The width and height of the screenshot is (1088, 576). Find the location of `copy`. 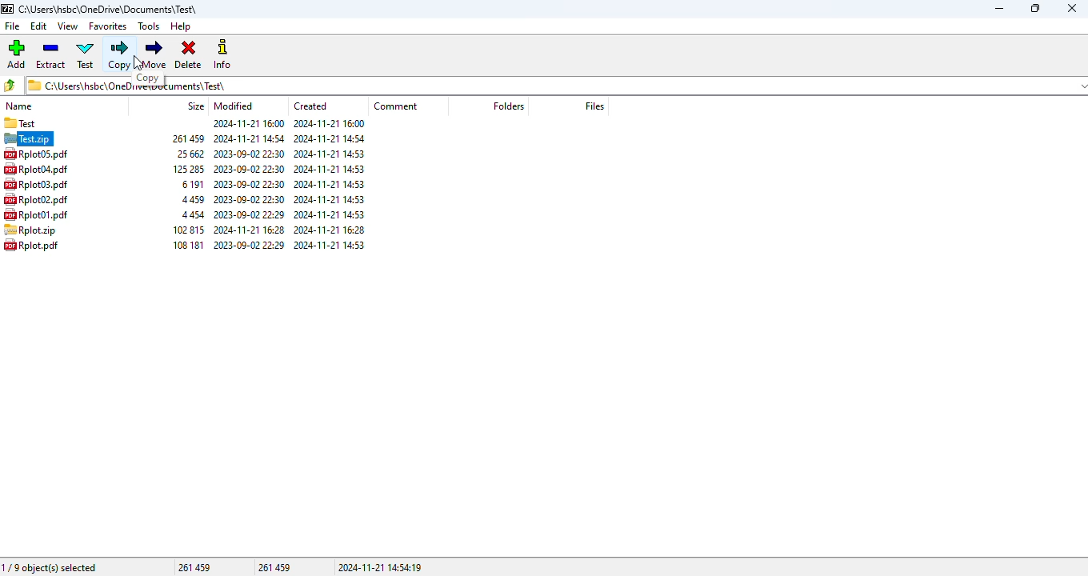

copy is located at coordinates (149, 78).